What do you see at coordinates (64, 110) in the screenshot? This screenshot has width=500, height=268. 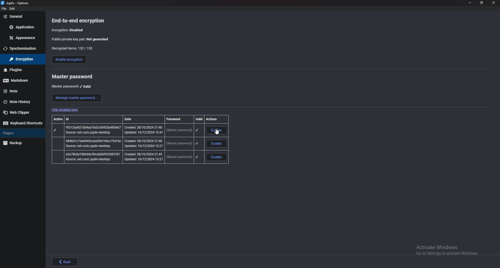 I see `show disabled key` at bounding box center [64, 110].